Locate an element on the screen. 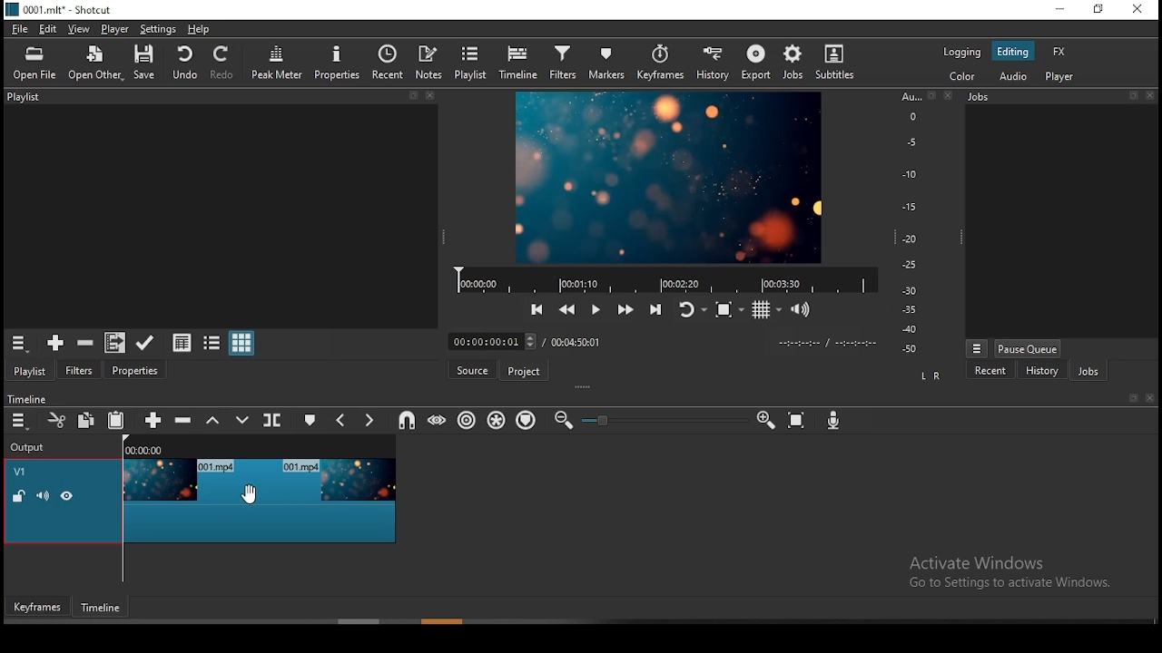 The image size is (1162, 653). view as icons is located at coordinates (242, 343).